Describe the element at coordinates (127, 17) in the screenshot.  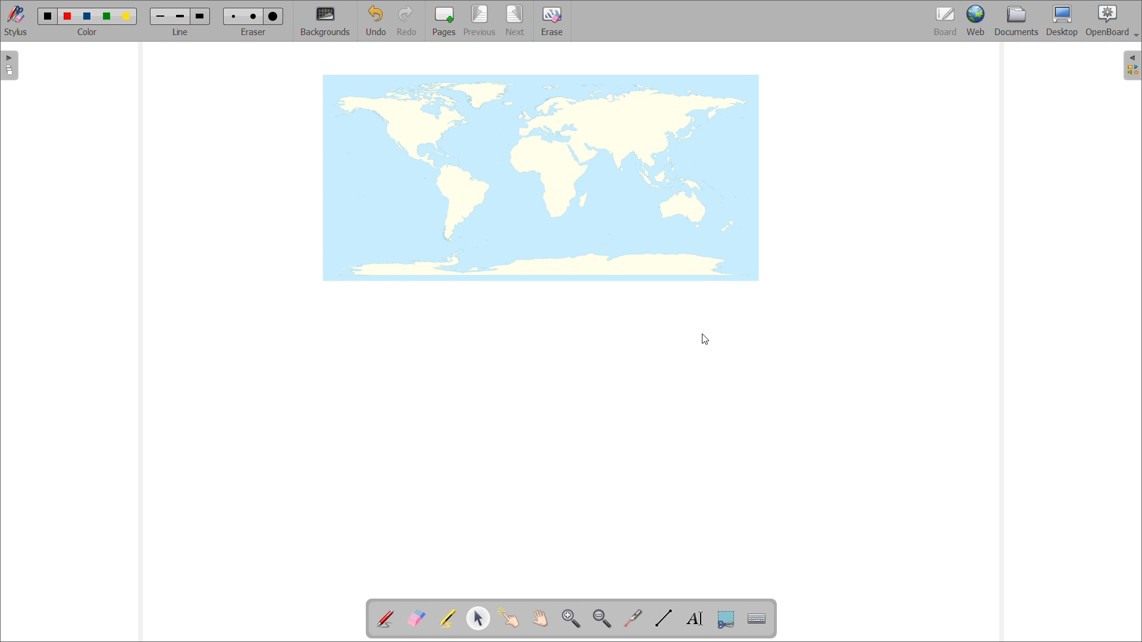
I see `yellow` at that location.